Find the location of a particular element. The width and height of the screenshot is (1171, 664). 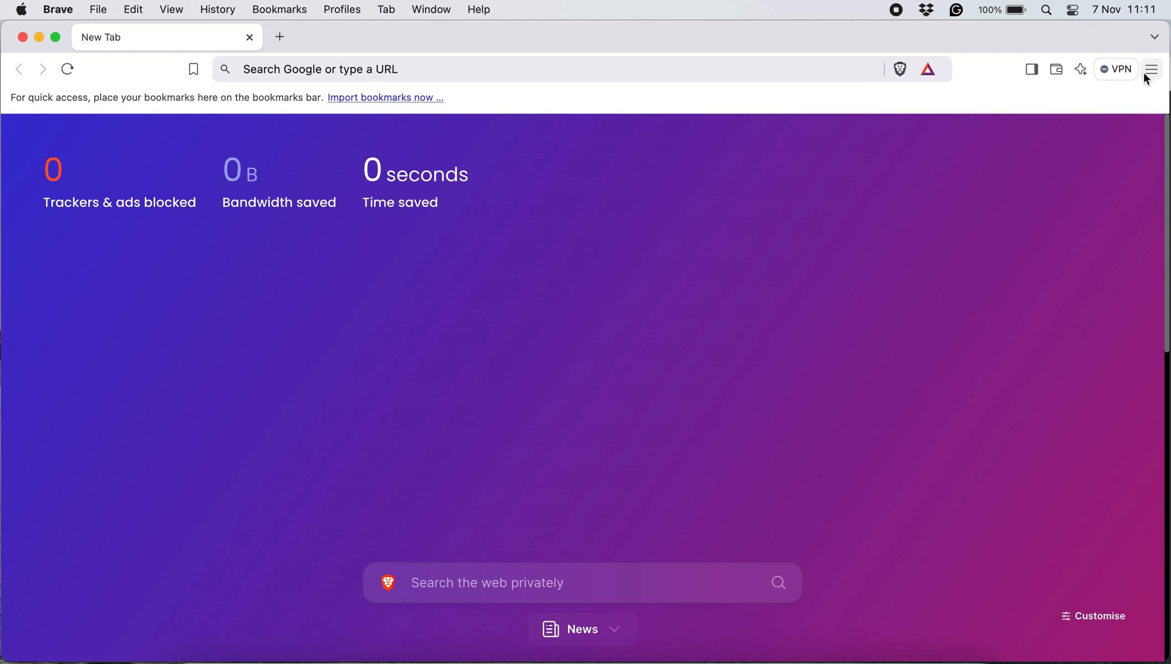

screen recorder is located at coordinates (899, 10).